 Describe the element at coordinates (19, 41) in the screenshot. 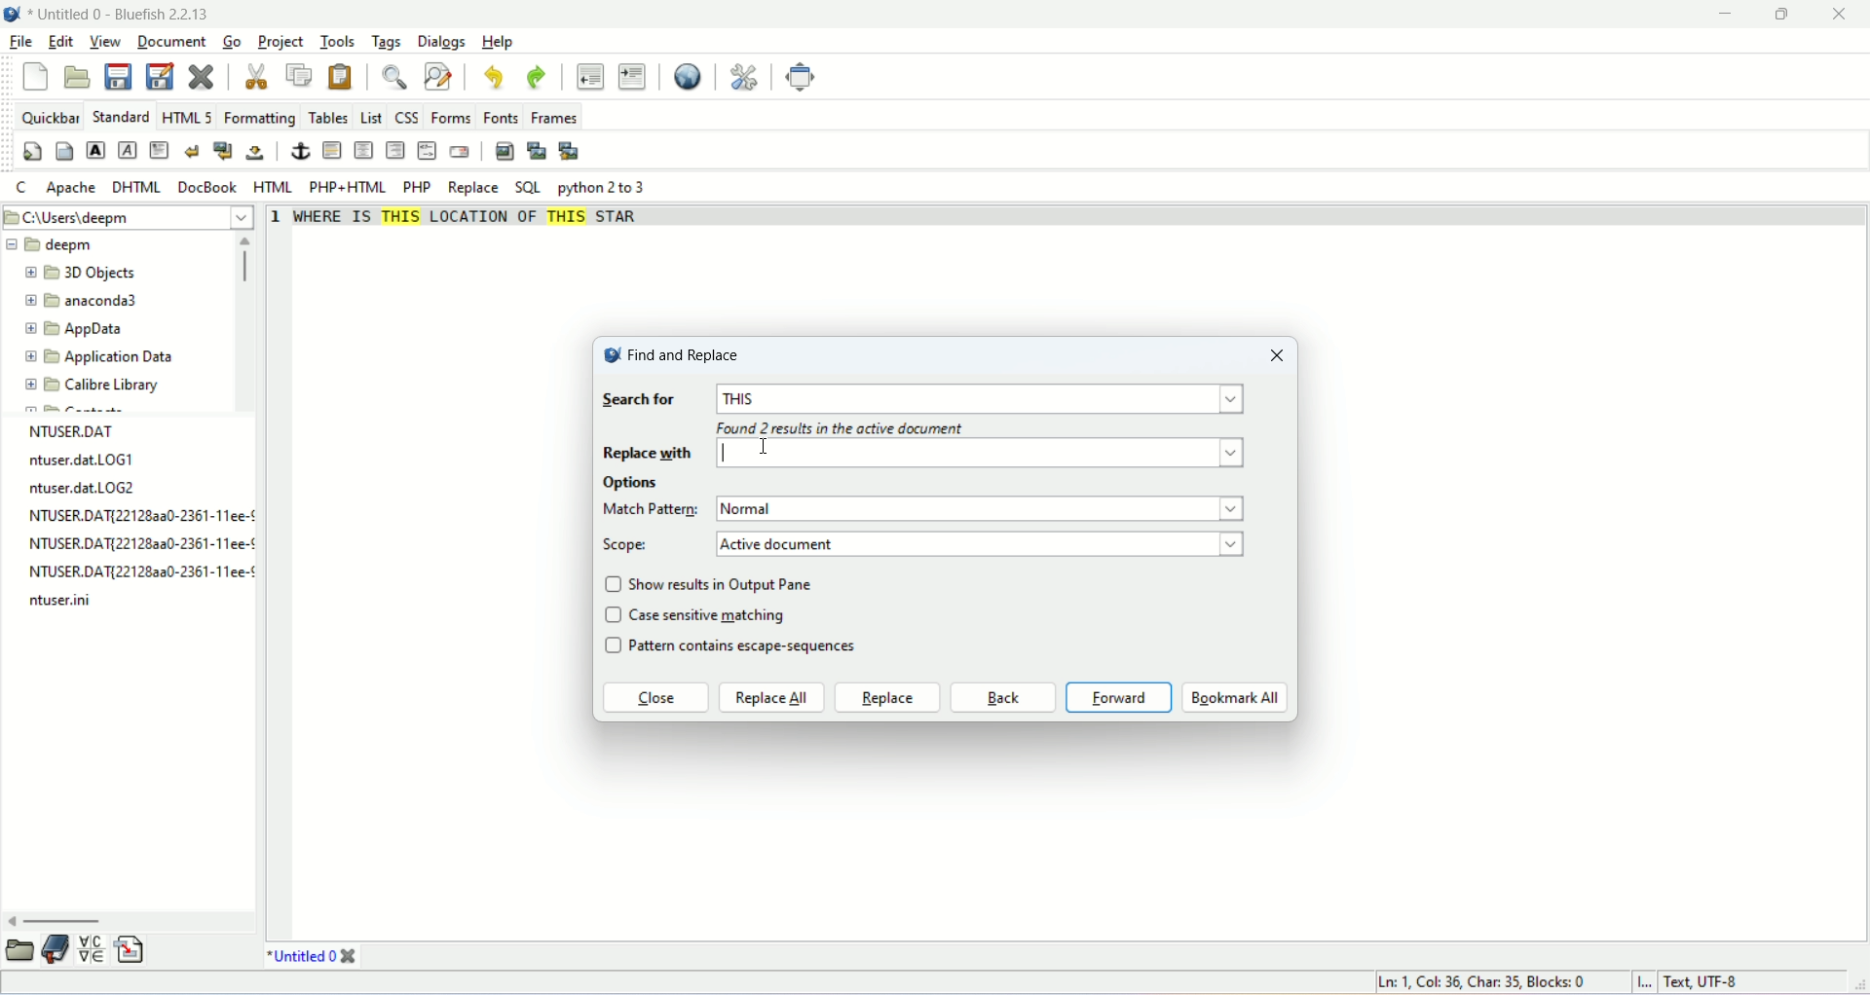

I see `file` at that location.